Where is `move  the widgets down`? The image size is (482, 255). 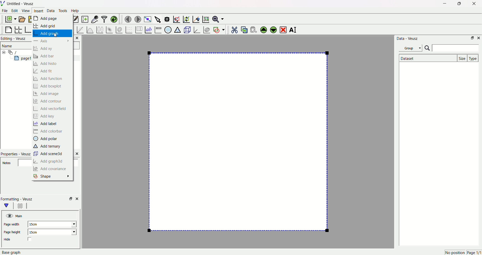
move  the widgets down is located at coordinates (273, 30).